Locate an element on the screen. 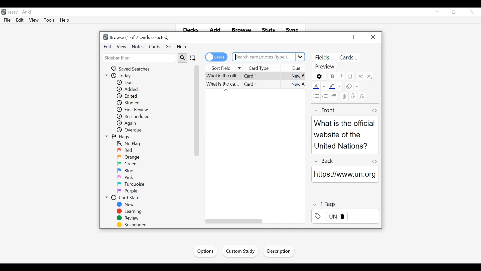 The image size is (481, 271). Notes is located at coordinates (138, 47).